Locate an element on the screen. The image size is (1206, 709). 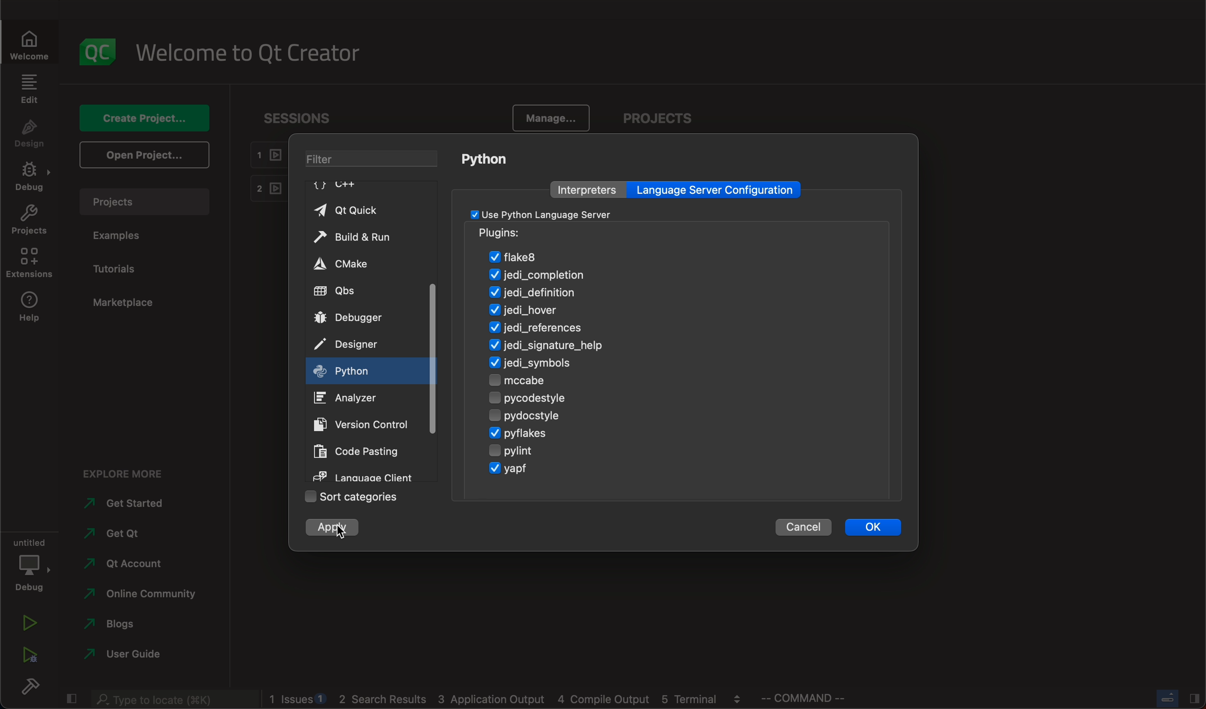
explore is located at coordinates (124, 476).